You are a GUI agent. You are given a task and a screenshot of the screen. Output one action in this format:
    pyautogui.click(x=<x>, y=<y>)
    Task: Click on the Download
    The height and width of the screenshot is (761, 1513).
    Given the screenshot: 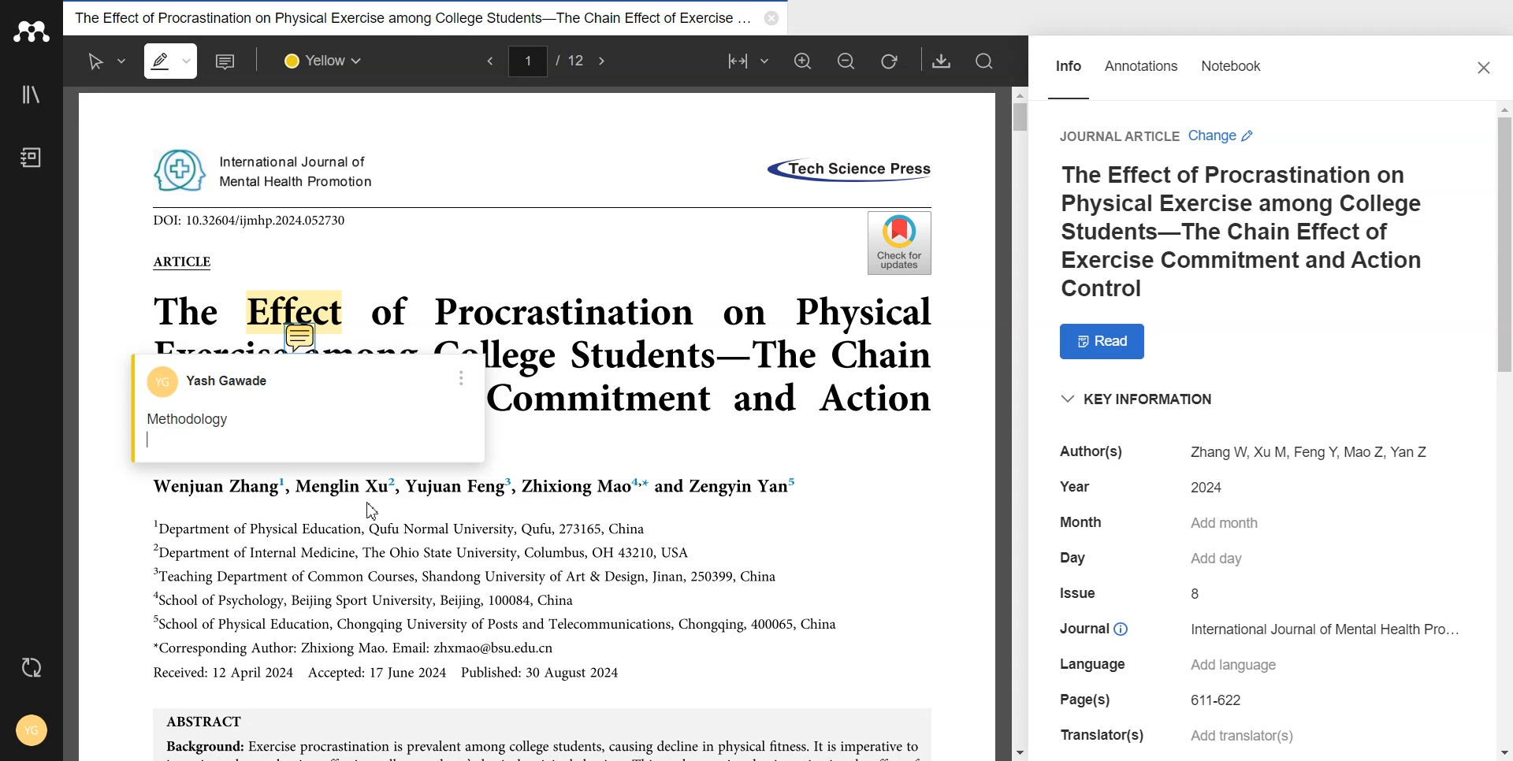 What is the action you would take?
    pyautogui.click(x=942, y=61)
    